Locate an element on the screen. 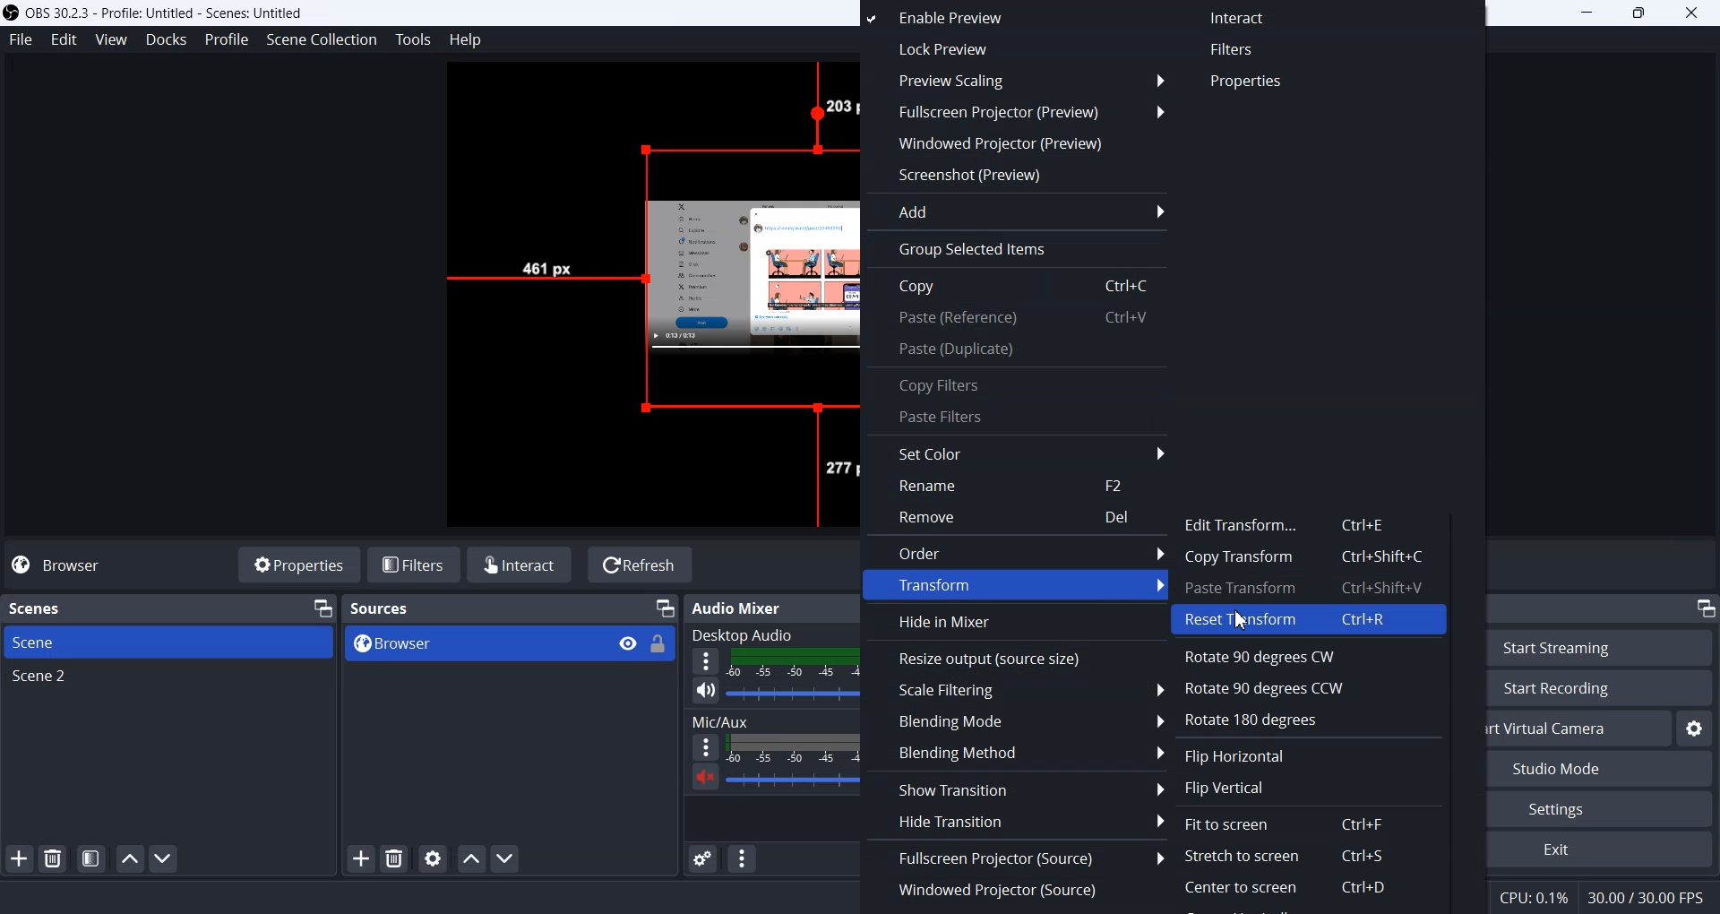 Image resolution: width=1720 pixels, height=914 pixels. Enable Preview is located at coordinates (999, 19).